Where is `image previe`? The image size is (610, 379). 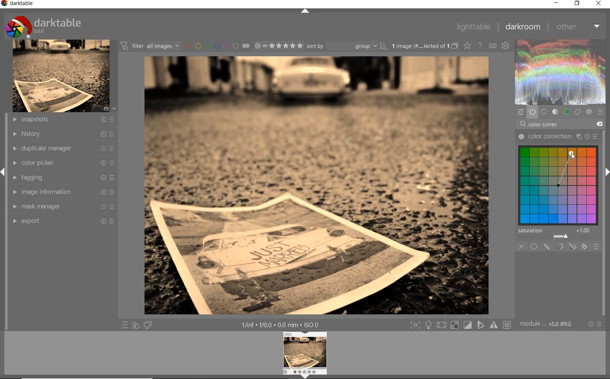
image previe is located at coordinates (305, 355).